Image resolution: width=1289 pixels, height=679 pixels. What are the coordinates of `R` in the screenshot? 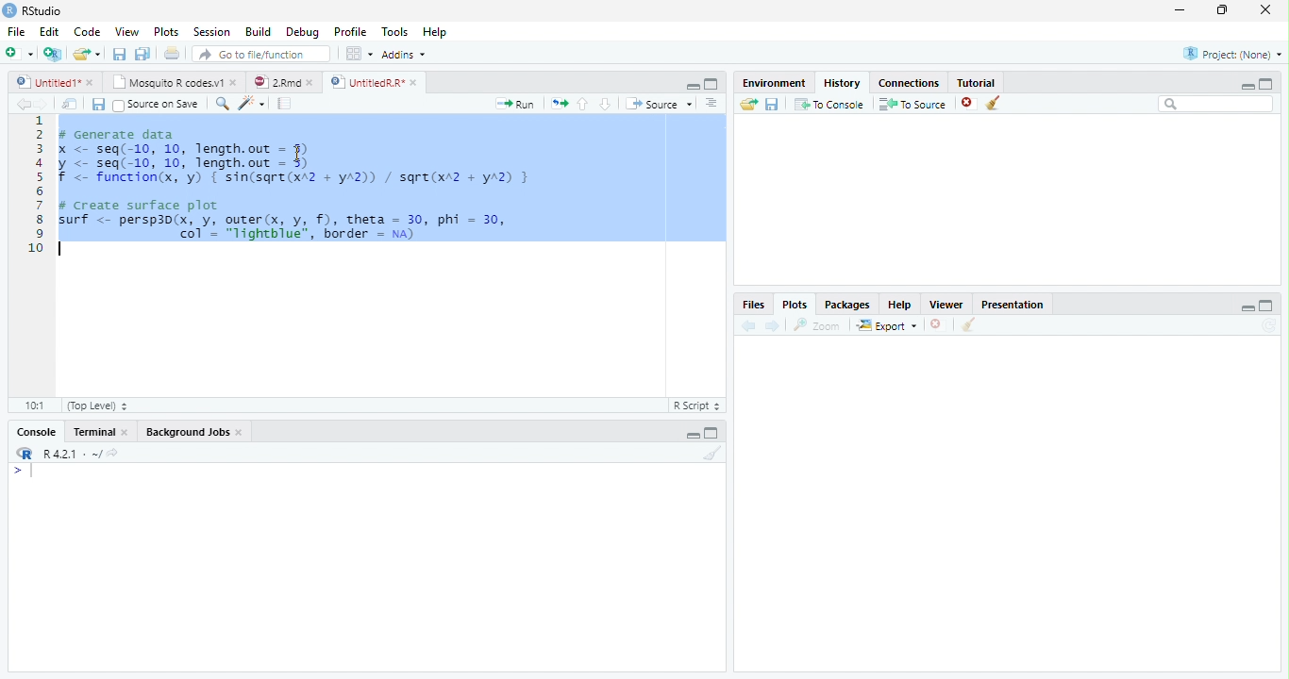 It's located at (23, 453).